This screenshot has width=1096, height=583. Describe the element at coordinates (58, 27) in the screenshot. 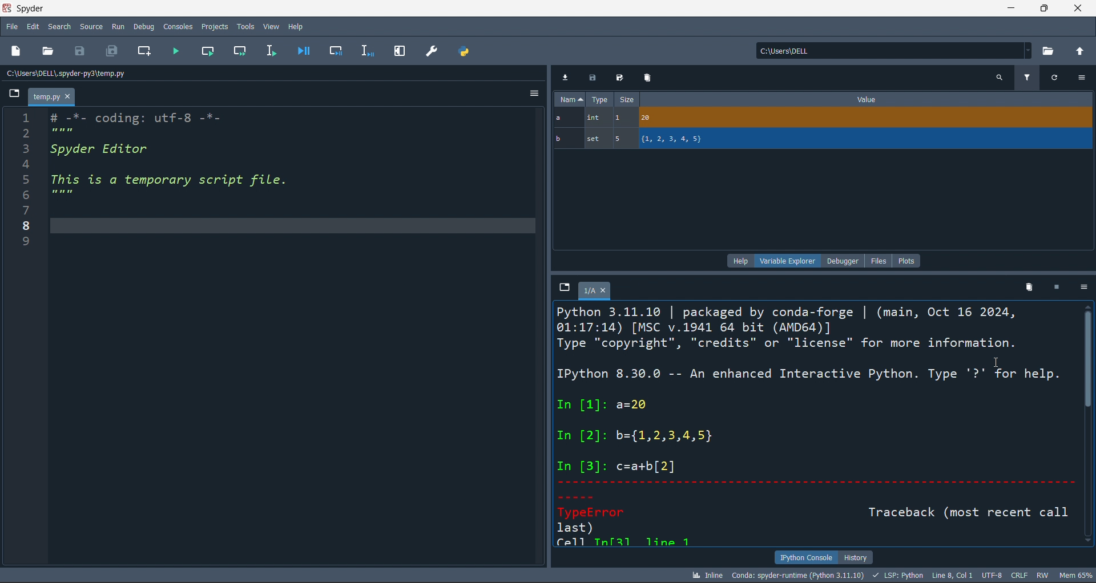

I see `search` at that location.